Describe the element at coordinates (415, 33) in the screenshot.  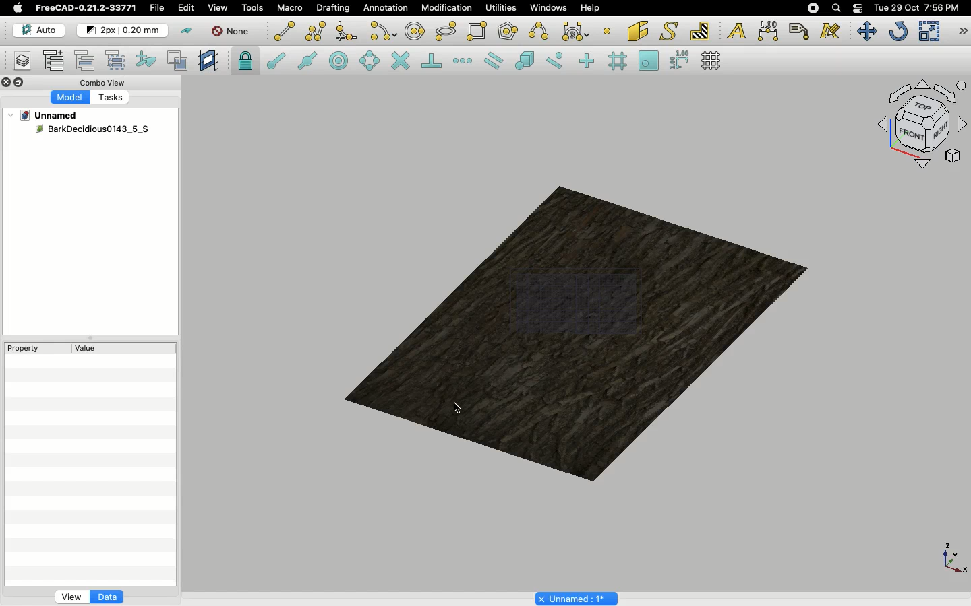
I see `Circle` at that location.